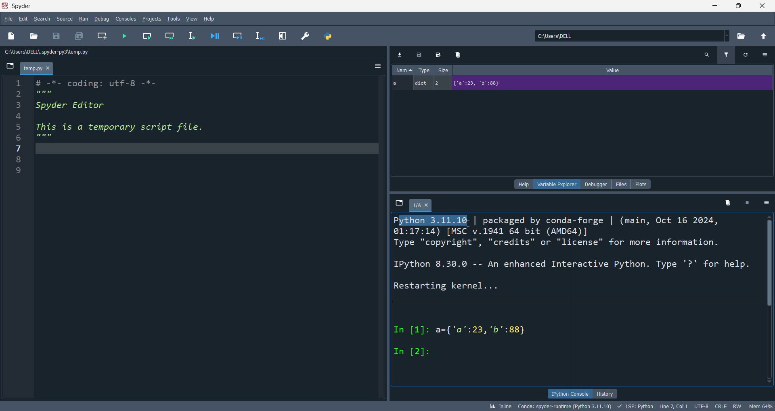  I want to click on current directory: c:\users\dell, so click(634, 36).